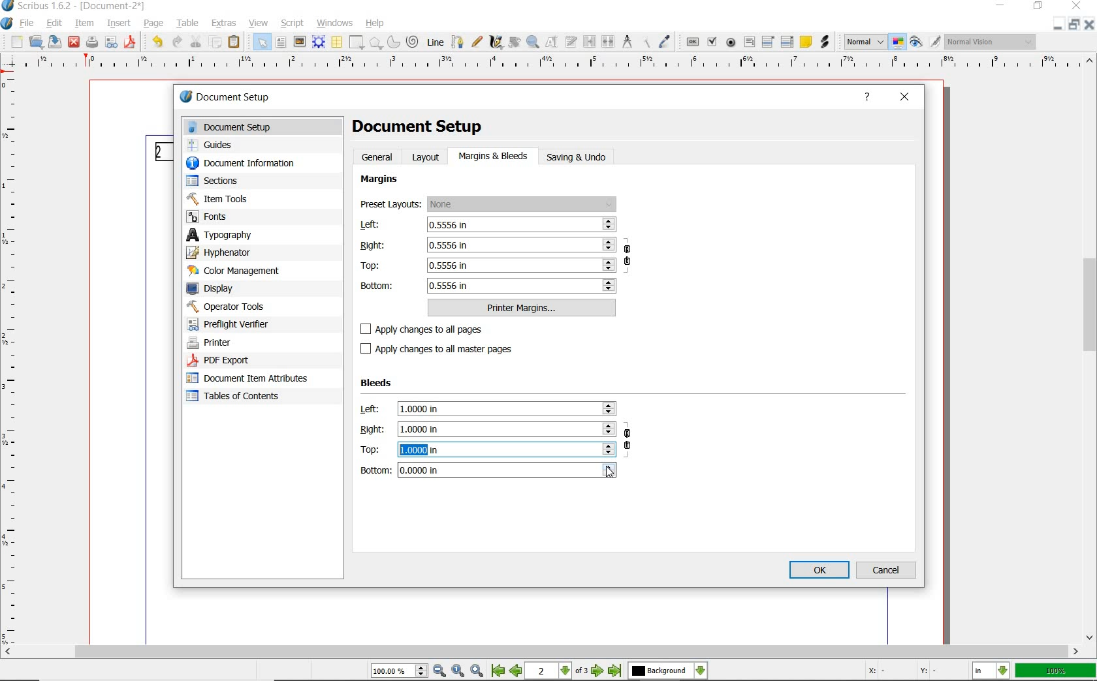  What do you see at coordinates (616, 671) in the screenshot?
I see `Last Page` at bounding box center [616, 671].